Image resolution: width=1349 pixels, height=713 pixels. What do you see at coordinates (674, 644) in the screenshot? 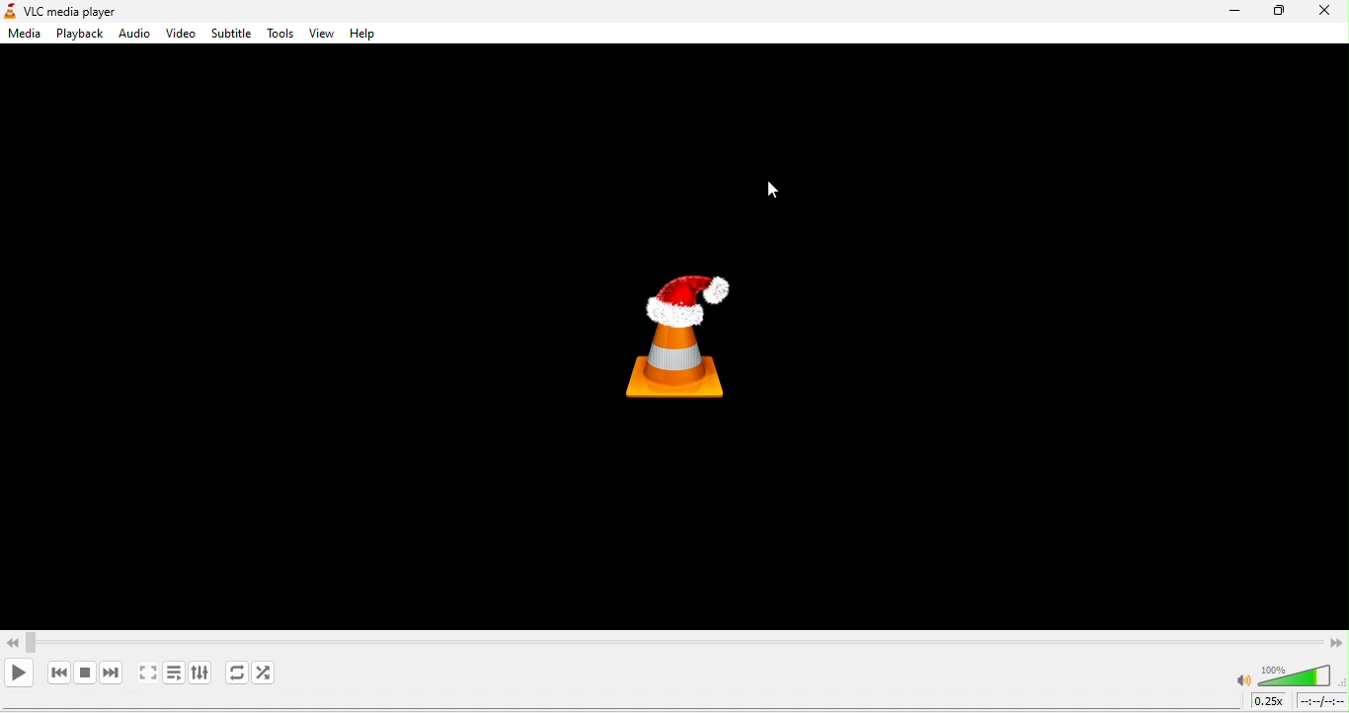
I see `Video Scrollbar` at bounding box center [674, 644].